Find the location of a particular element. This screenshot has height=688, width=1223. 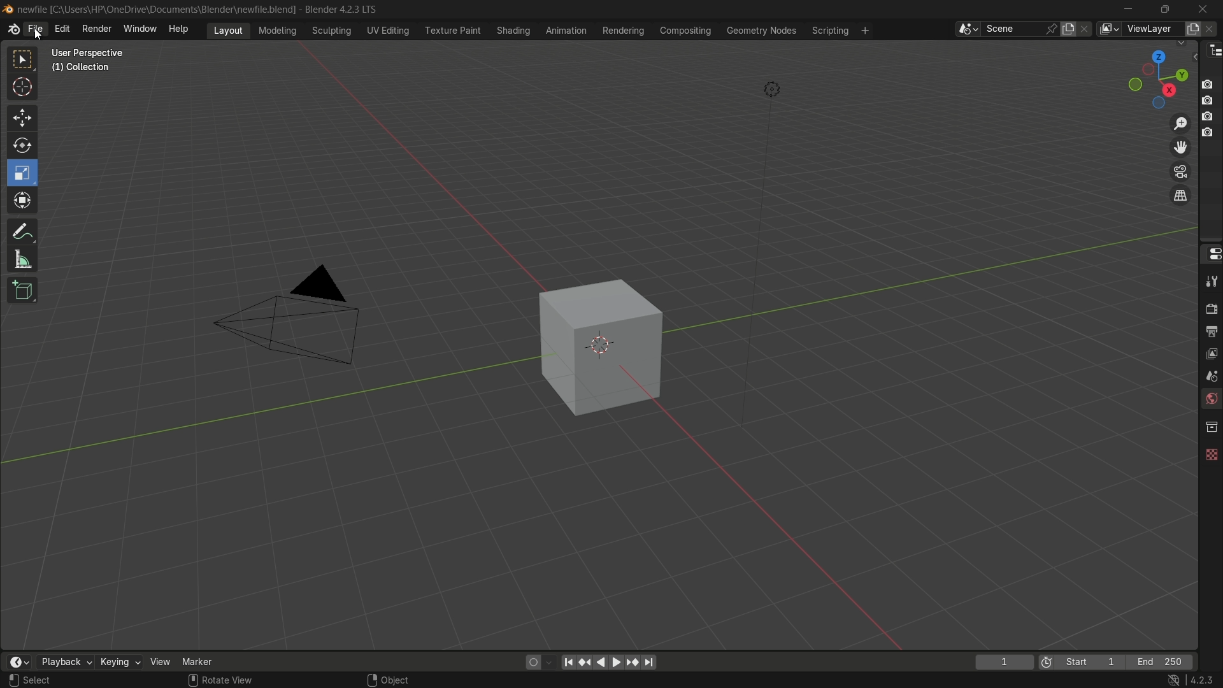

compositing menu is located at coordinates (687, 30).